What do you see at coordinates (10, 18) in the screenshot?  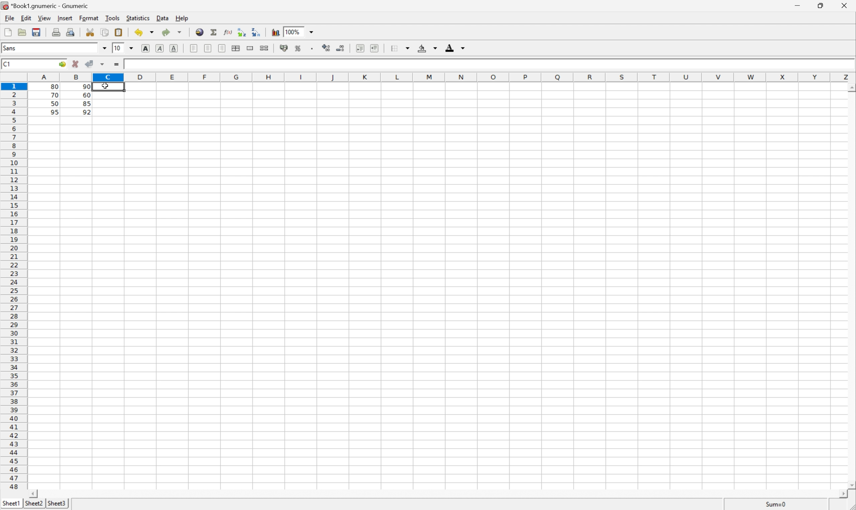 I see `File` at bounding box center [10, 18].